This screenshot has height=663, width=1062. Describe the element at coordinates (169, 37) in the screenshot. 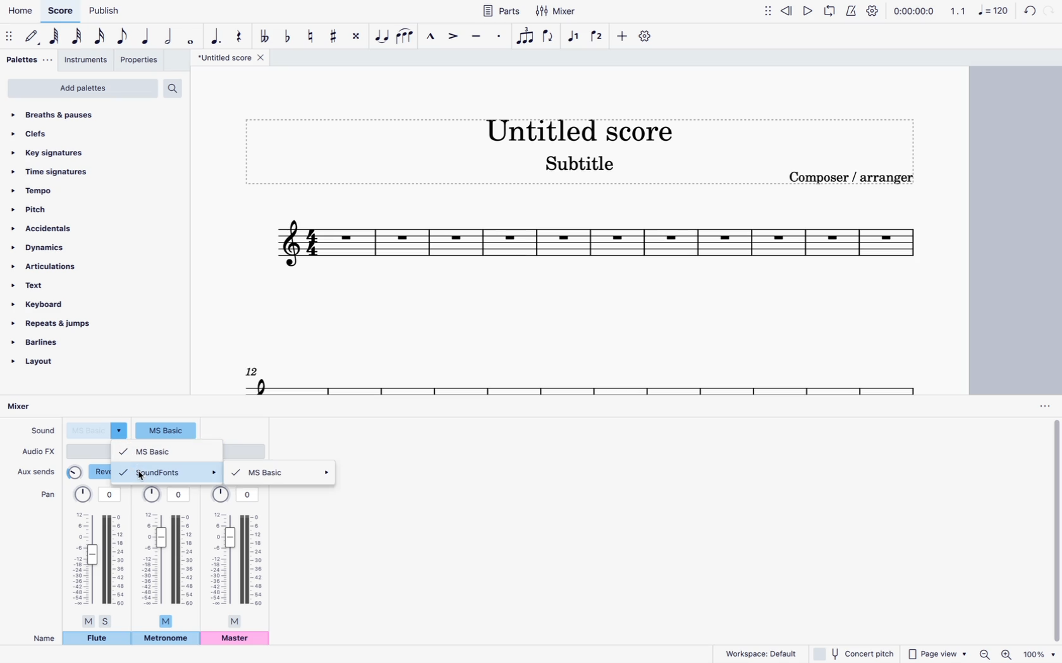

I see `half note` at that location.